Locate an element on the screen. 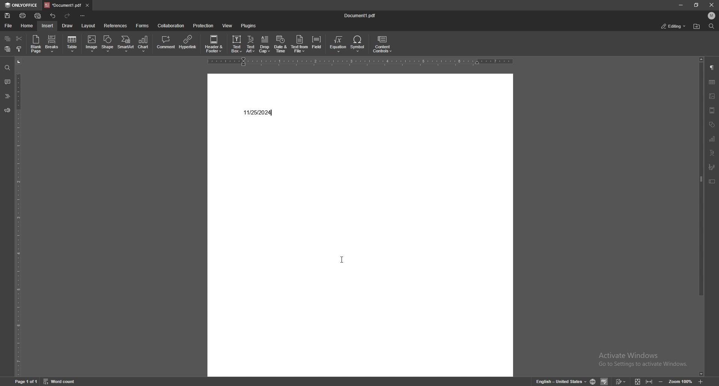 The height and width of the screenshot is (386, 719). undo is located at coordinates (55, 16).